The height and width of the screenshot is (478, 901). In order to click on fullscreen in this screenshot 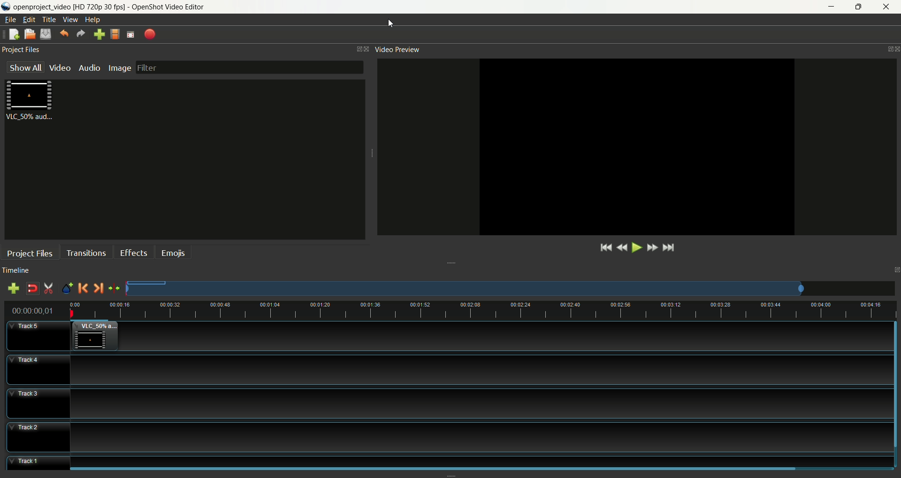, I will do `click(131, 34)`.